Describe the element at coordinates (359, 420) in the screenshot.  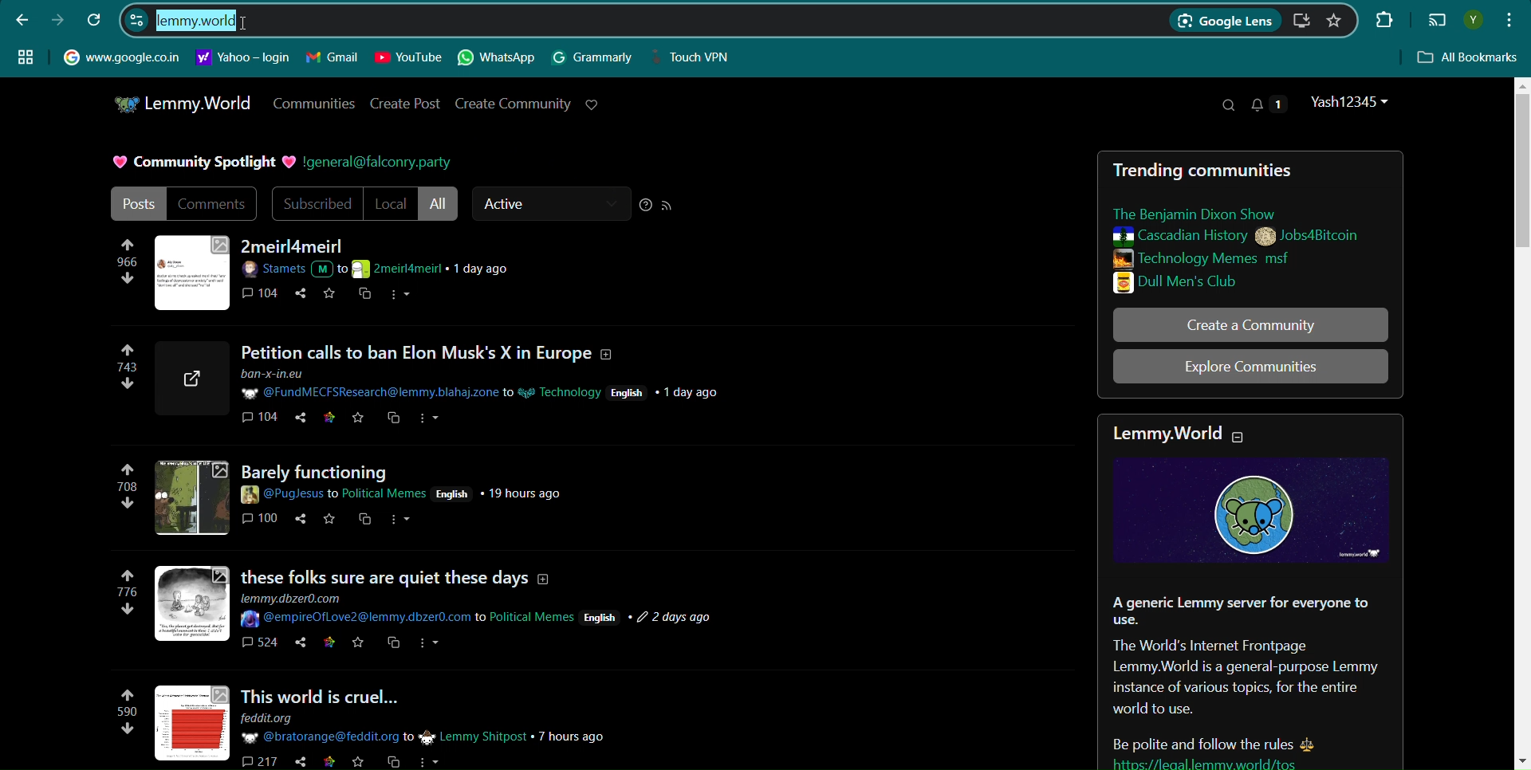
I see `star` at that location.